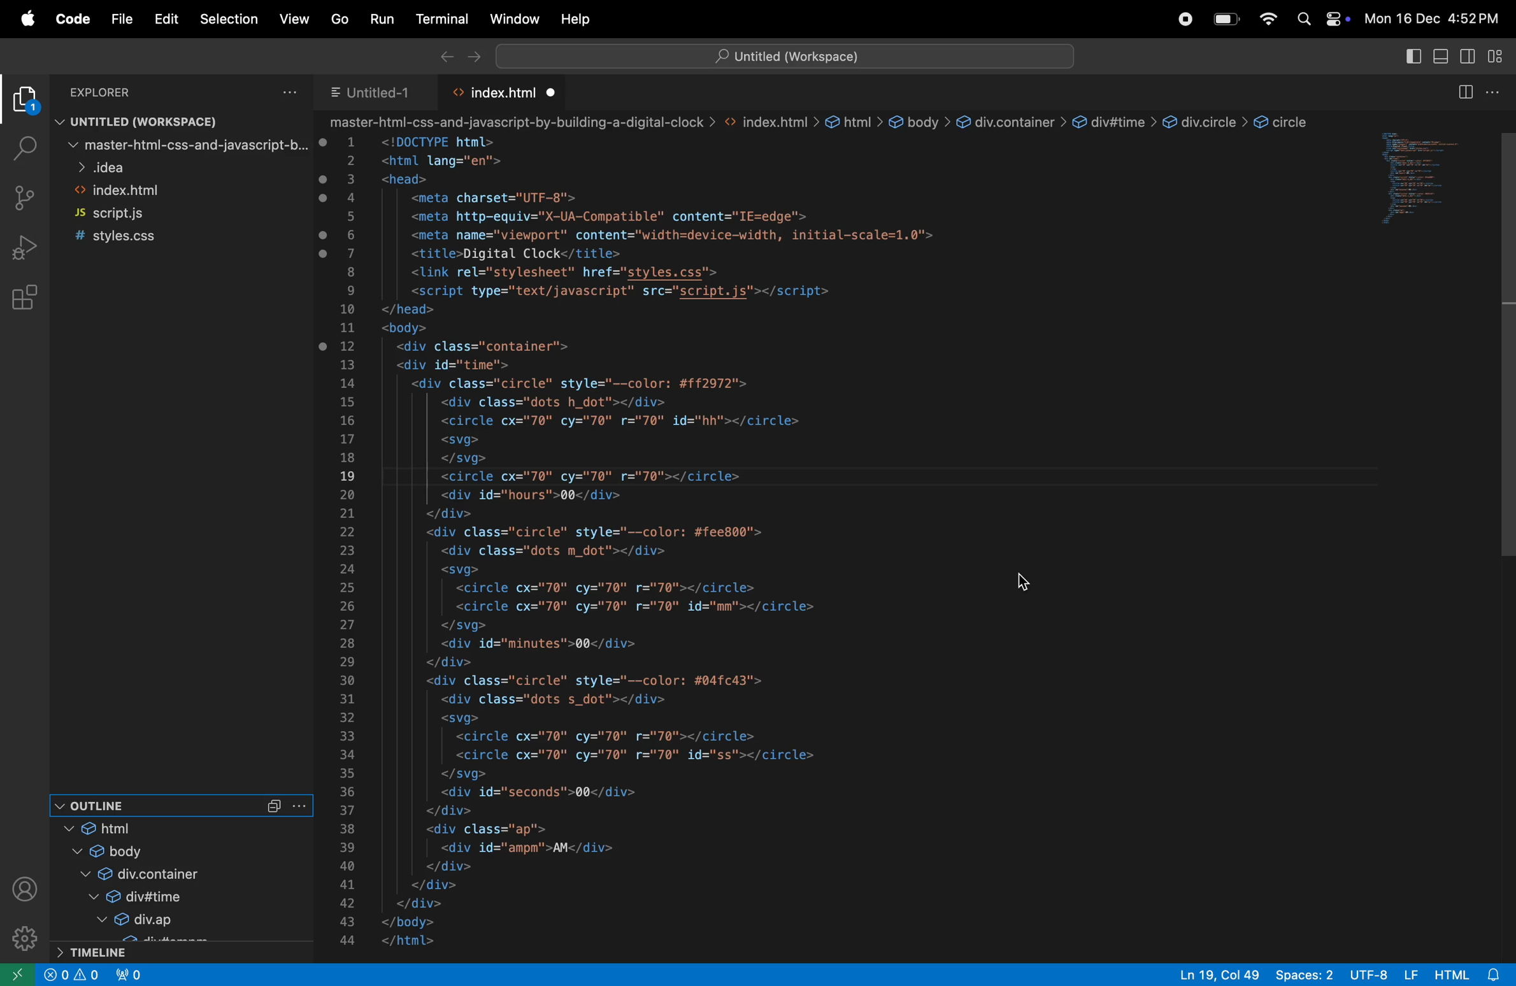 The width and height of the screenshot is (1516, 986). What do you see at coordinates (1501, 54) in the screenshot?
I see `customise layout` at bounding box center [1501, 54].